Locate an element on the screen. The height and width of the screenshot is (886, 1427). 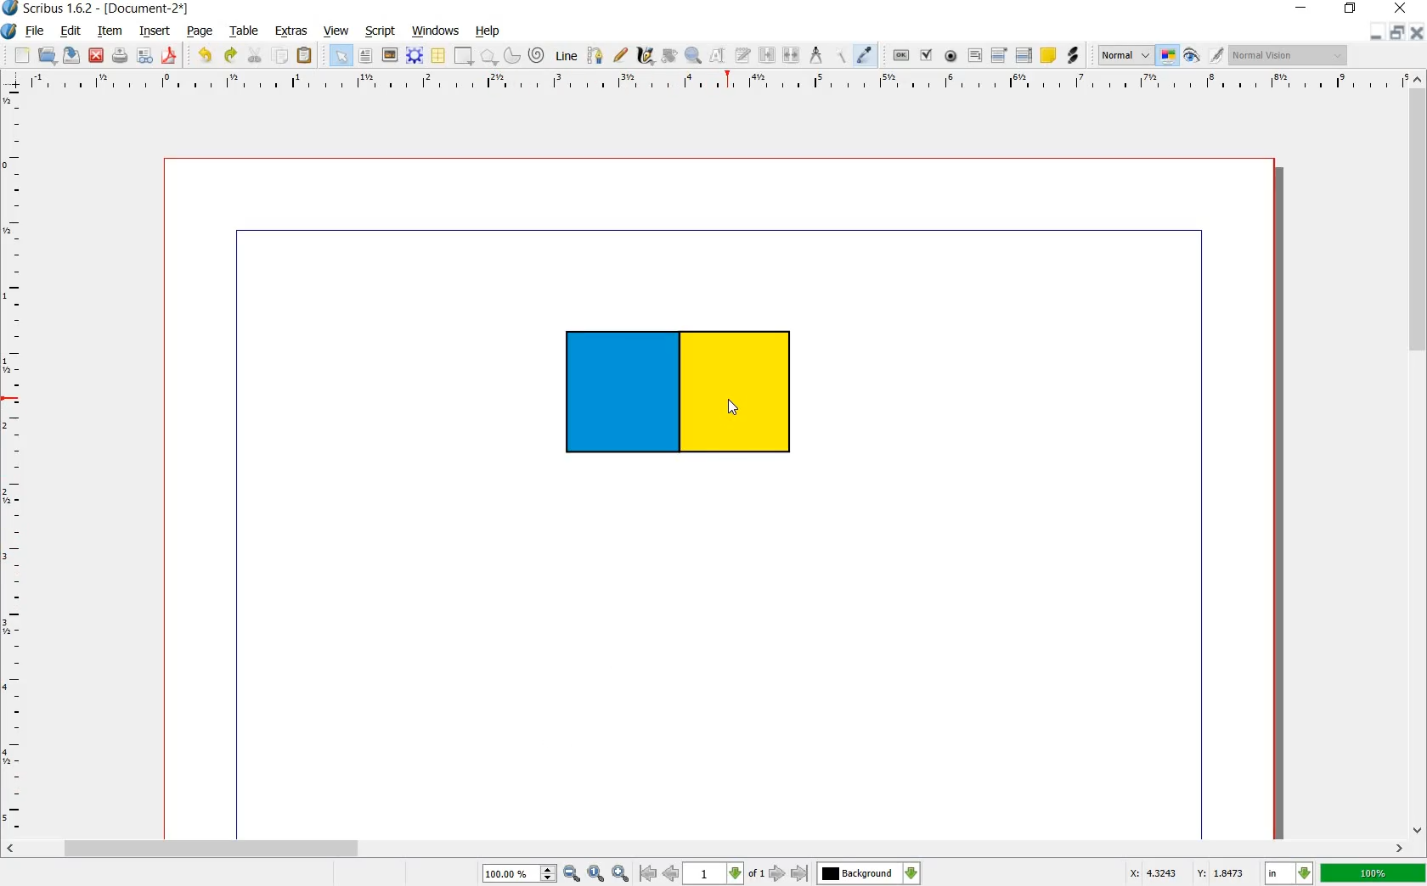
pdf text field is located at coordinates (975, 58).